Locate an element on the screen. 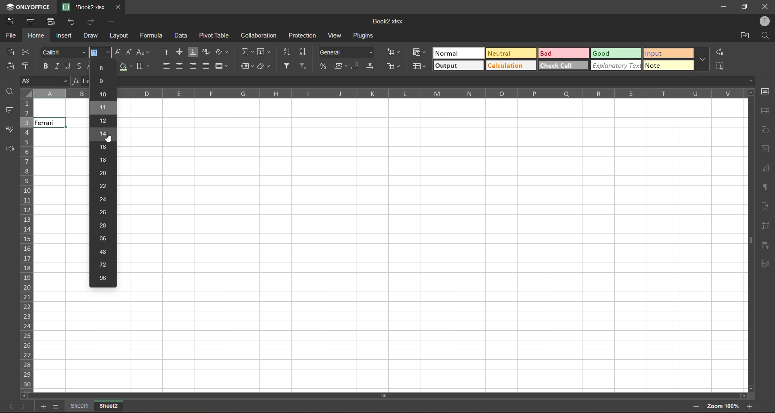 The image size is (775, 413). filter is located at coordinates (289, 67).